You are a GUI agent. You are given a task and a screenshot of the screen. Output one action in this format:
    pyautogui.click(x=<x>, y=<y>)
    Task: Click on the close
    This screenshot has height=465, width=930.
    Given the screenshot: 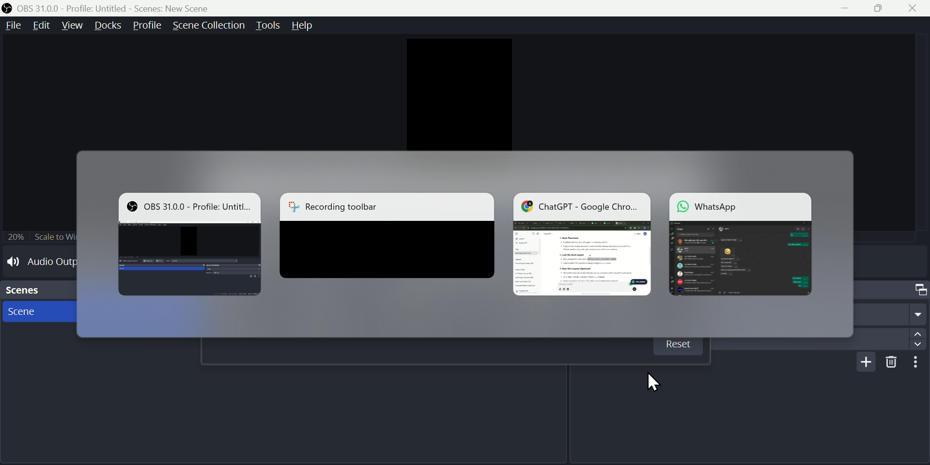 What is the action you would take?
    pyautogui.click(x=912, y=9)
    